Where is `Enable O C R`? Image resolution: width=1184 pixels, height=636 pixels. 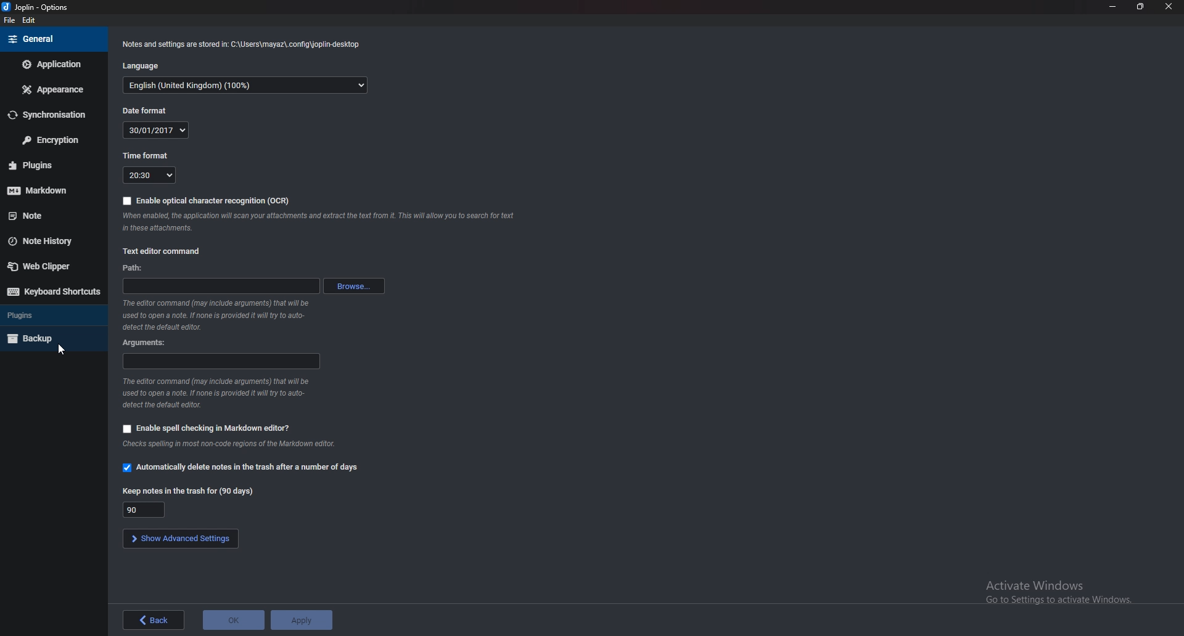
Enable O C R is located at coordinates (208, 199).